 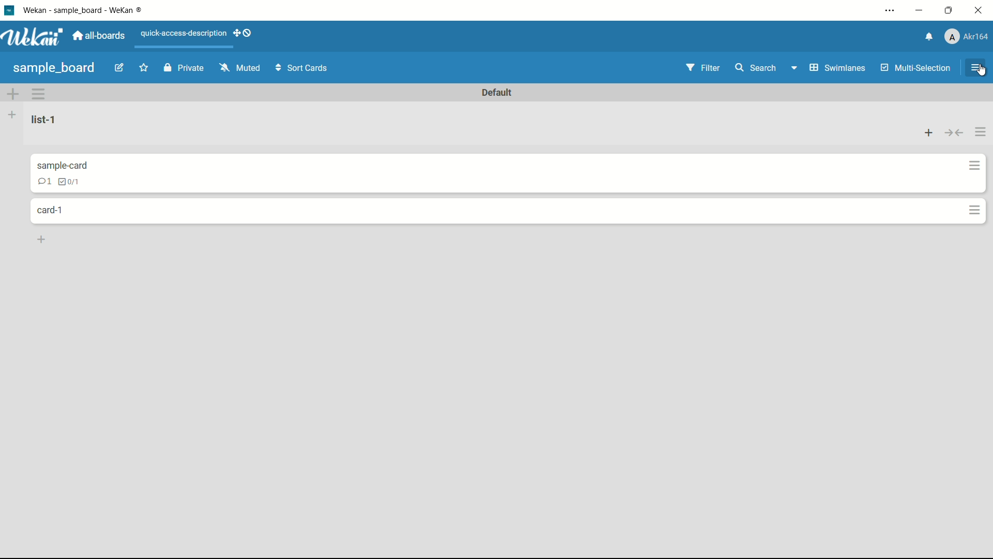 I want to click on mute, so click(x=238, y=67).